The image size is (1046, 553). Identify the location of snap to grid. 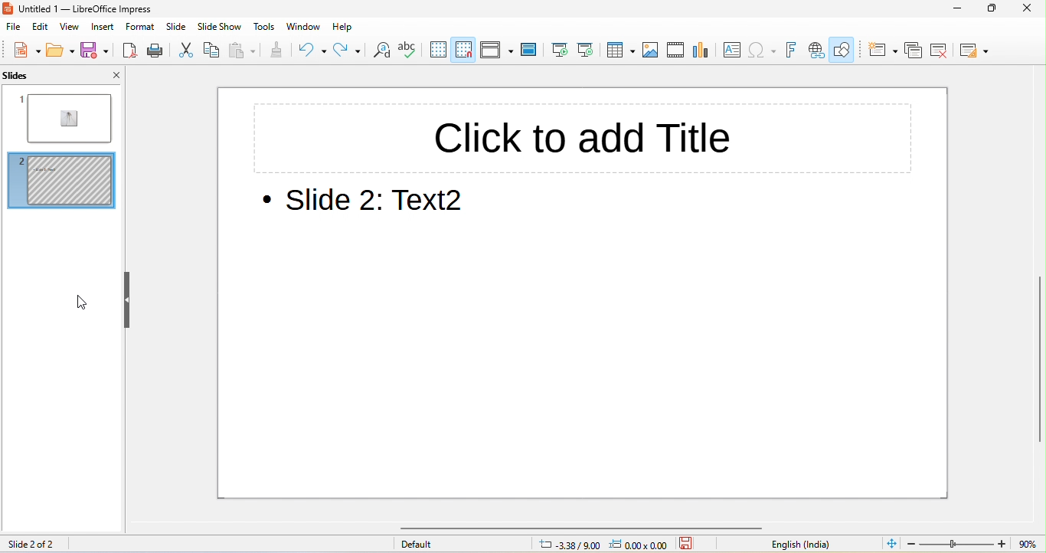
(467, 48).